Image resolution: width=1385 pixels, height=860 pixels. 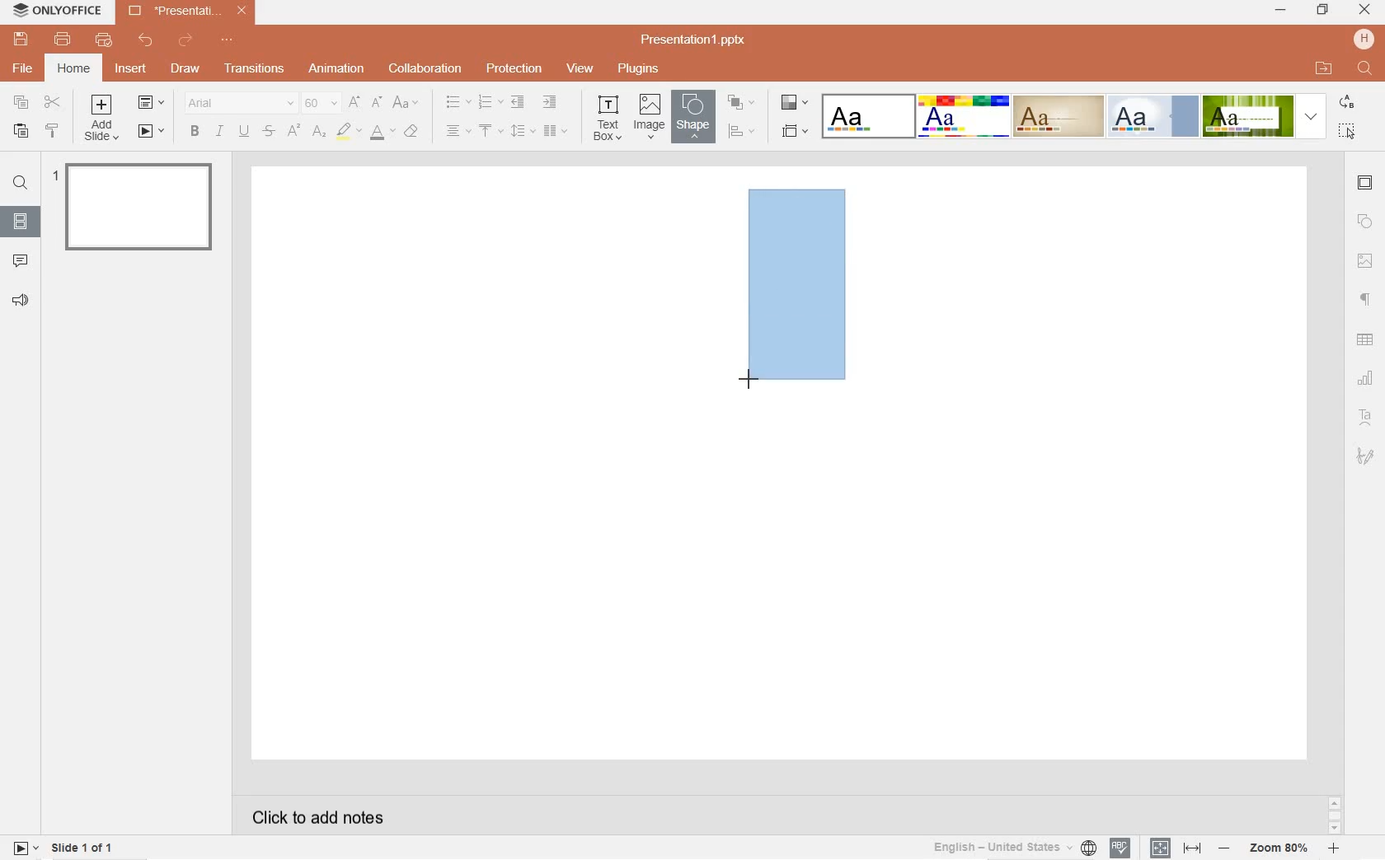 What do you see at coordinates (1173, 848) in the screenshot?
I see `set text or document language` at bounding box center [1173, 848].